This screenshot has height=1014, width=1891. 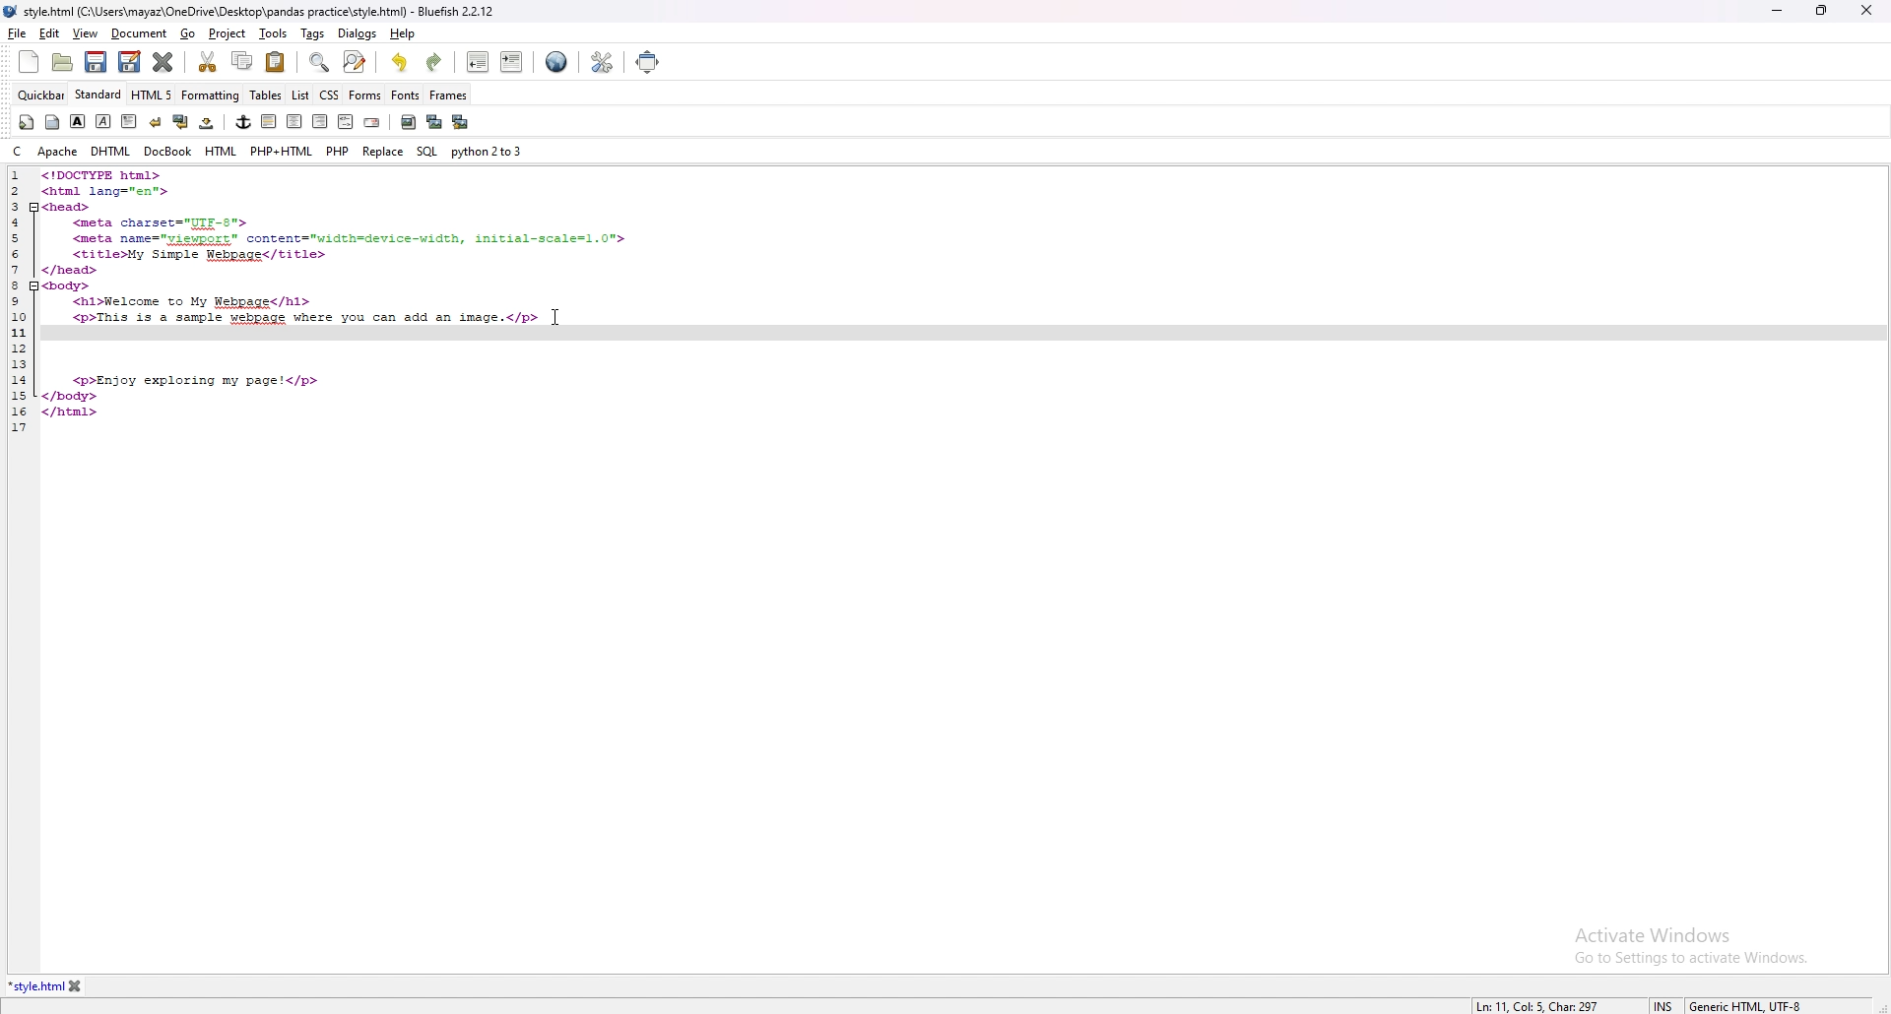 What do you see at coordinates (67, 207) in the screenshot?
I see `<head>` at bounding box center [67, 207].